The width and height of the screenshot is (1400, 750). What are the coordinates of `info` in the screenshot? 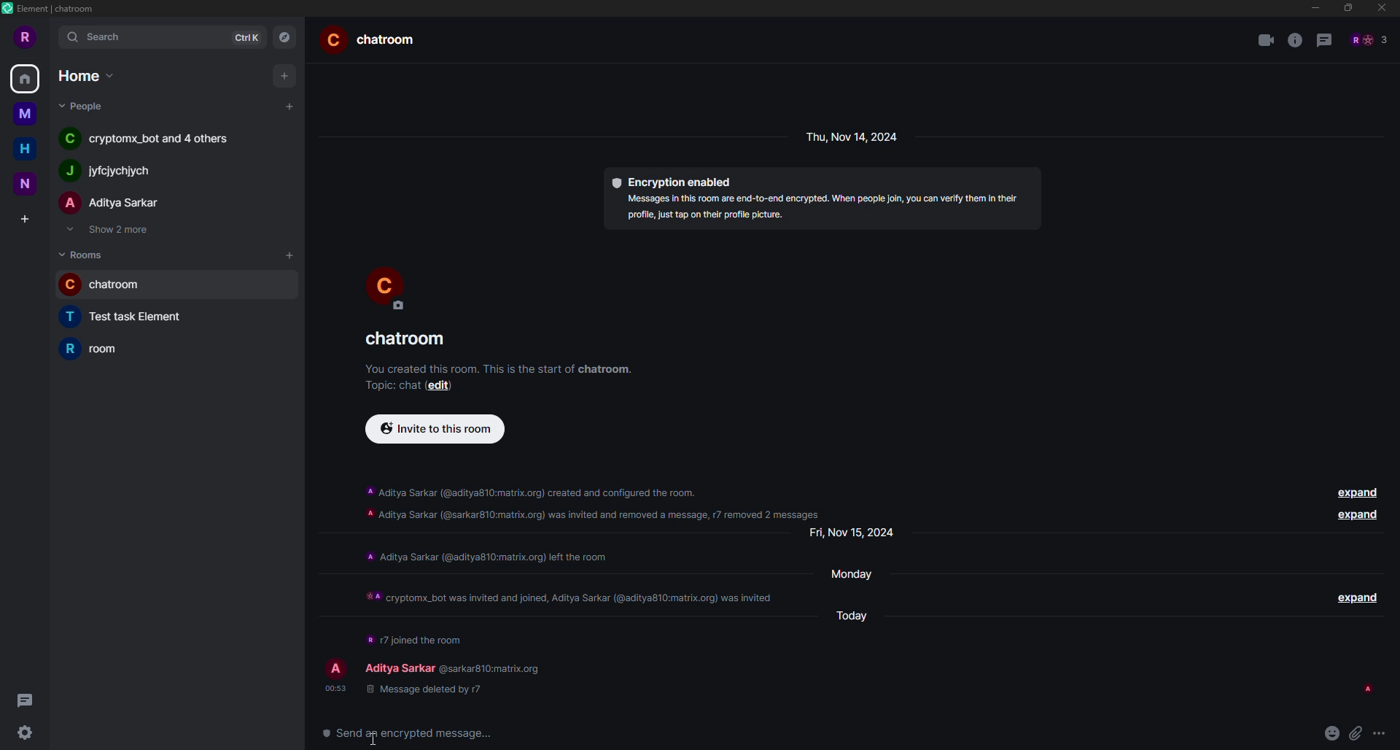 It's located at (414, 637).